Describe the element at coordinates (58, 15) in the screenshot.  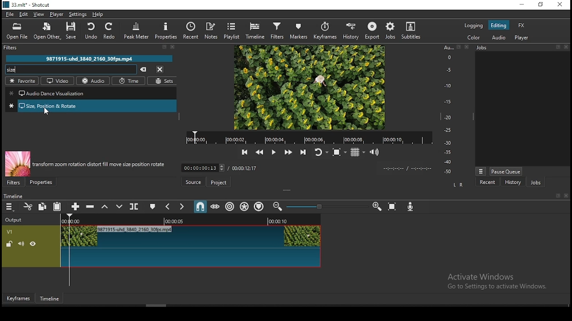
I see `player` at that location.